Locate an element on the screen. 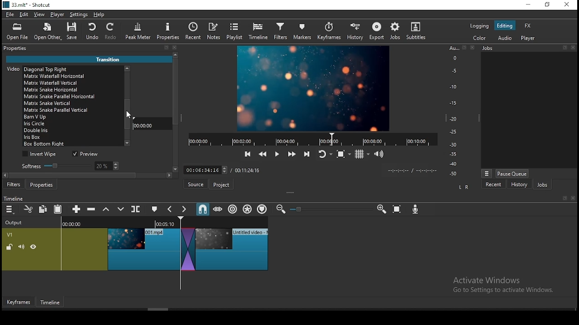  pause queue is located at coordinates (512, 173).